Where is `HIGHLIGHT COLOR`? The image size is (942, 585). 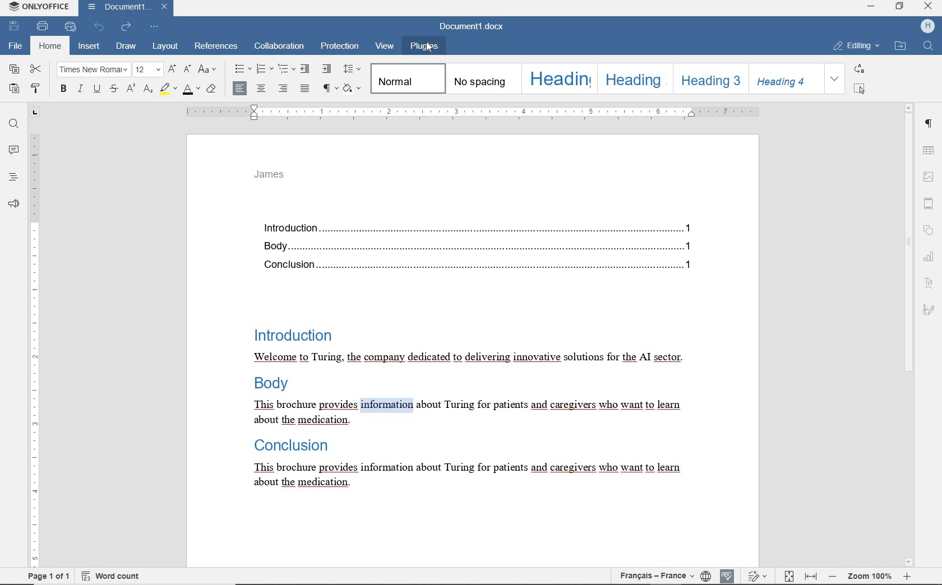 HIGHLIGHT COLOR is located at coordinates (169, 89).